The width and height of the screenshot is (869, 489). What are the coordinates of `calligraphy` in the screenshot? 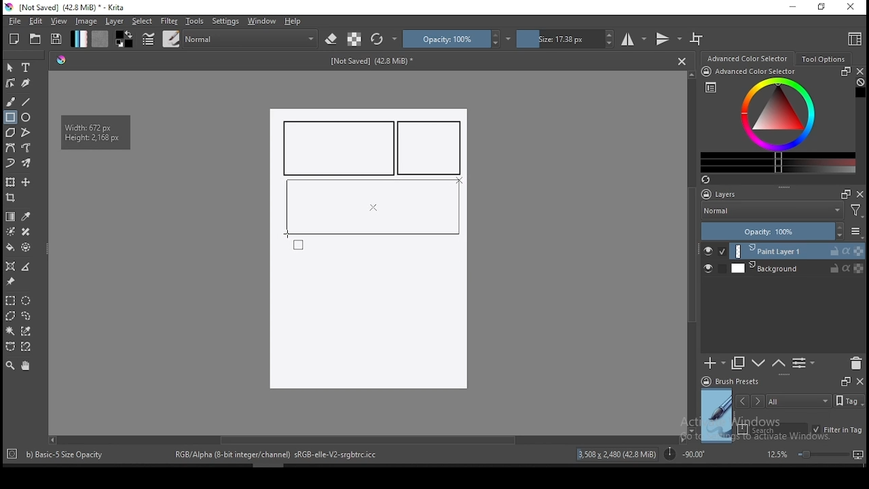 It's located at (26, 82).